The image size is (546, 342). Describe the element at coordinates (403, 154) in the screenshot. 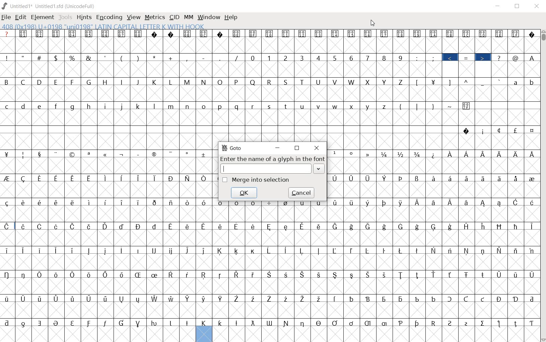

I see `fractions` at that location.